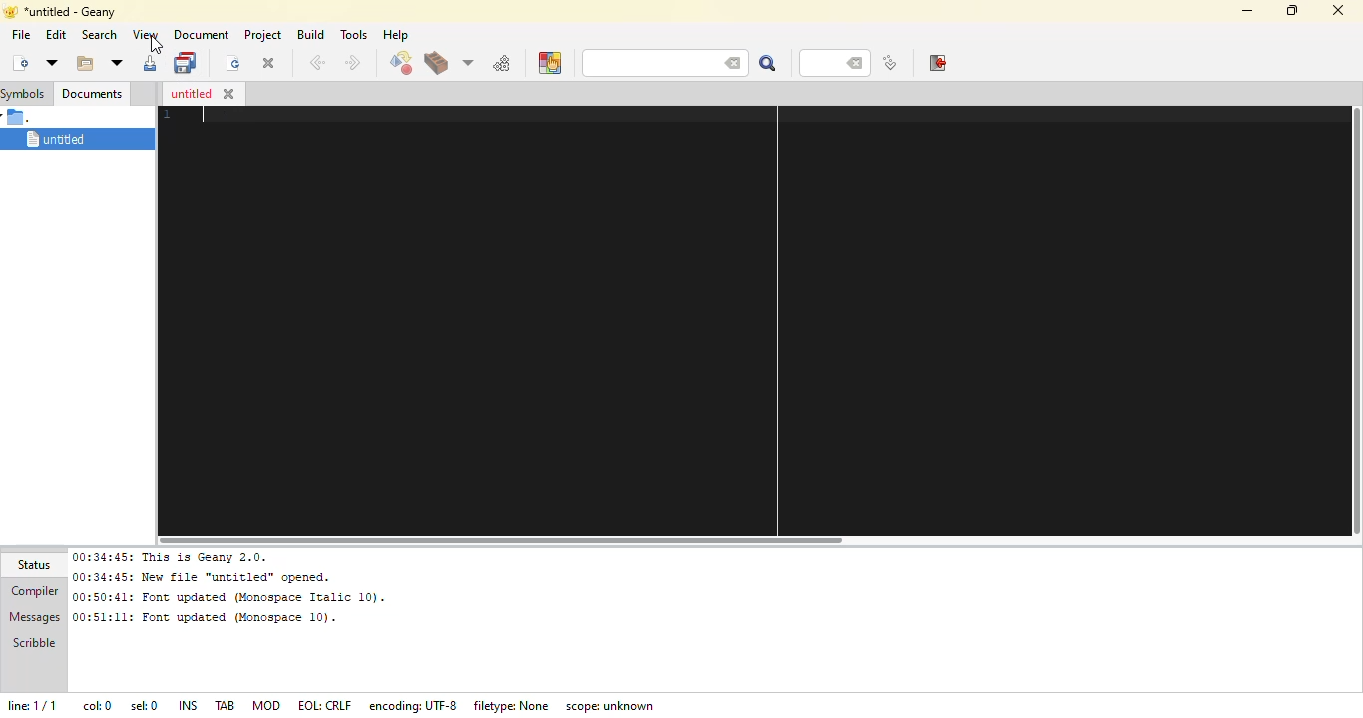  What do you see at coordinates (316, 63) in the screenshot?
I see `back` at bounding box center [316, 63].